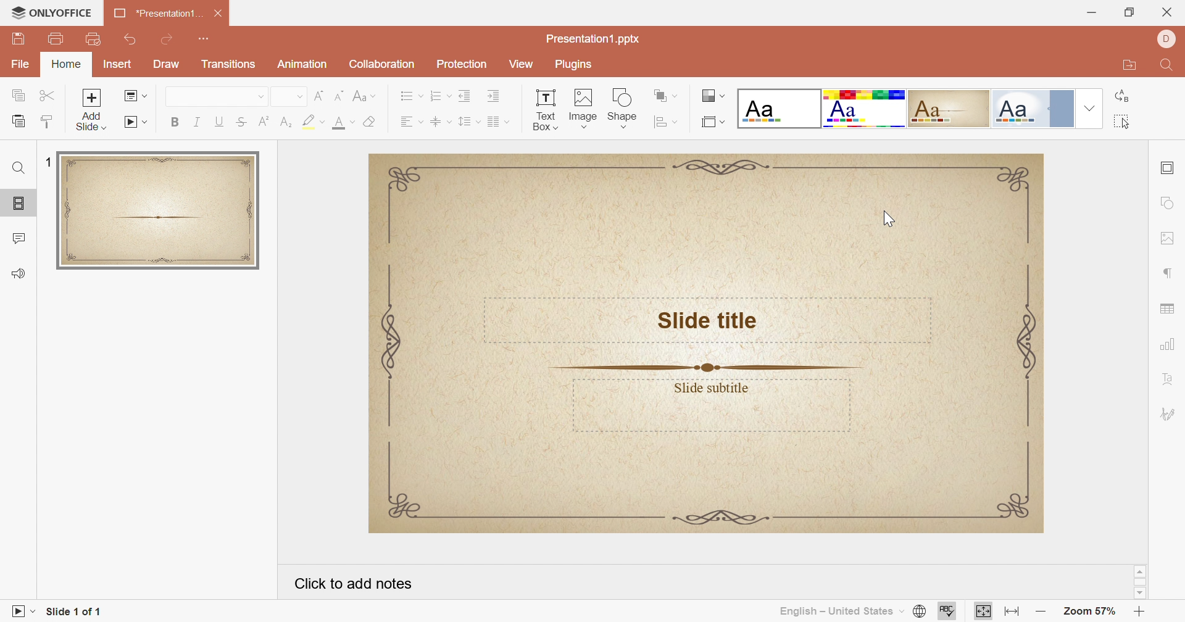 The width and height of the screenshot is (1185, 622). What do you see at coordinates (340, 95) in the screenshot?
I see `Decrement font size` at bounding box center [340, 95].